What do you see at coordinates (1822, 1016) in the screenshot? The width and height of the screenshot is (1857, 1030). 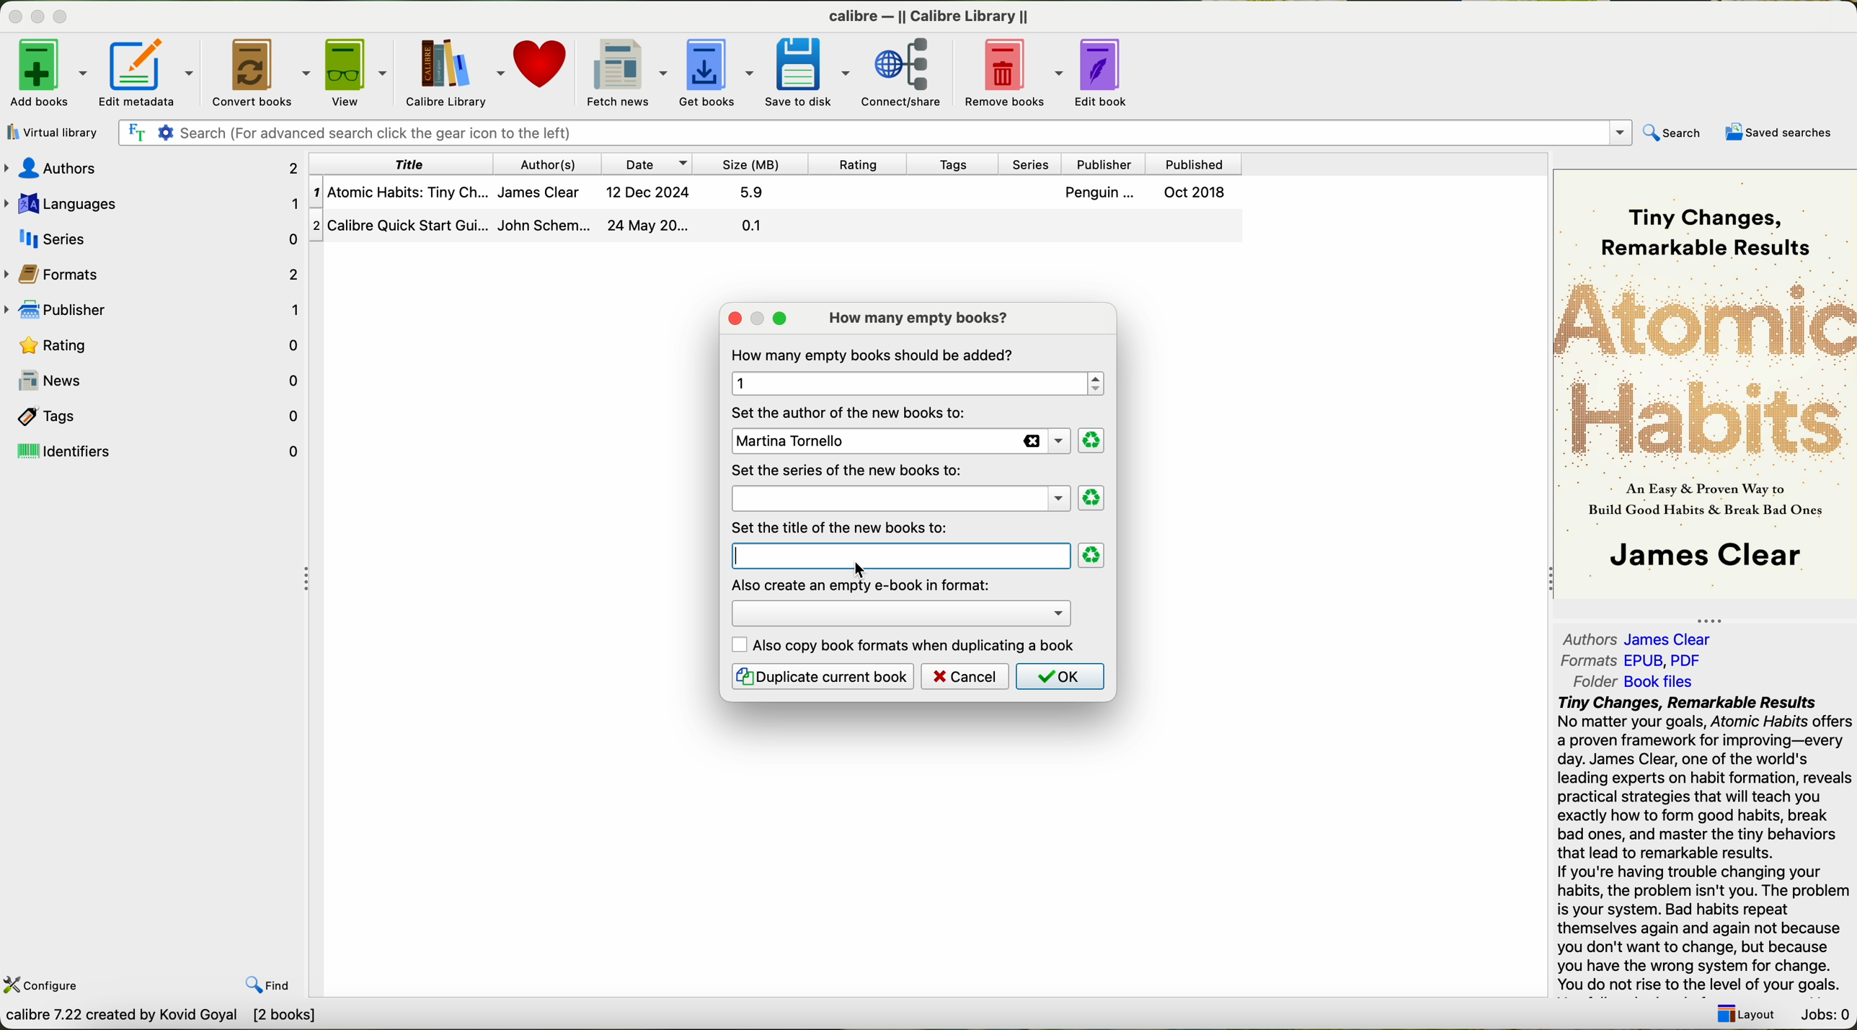 I see `Jobs: 0` at bounding box center [1822, 1016].